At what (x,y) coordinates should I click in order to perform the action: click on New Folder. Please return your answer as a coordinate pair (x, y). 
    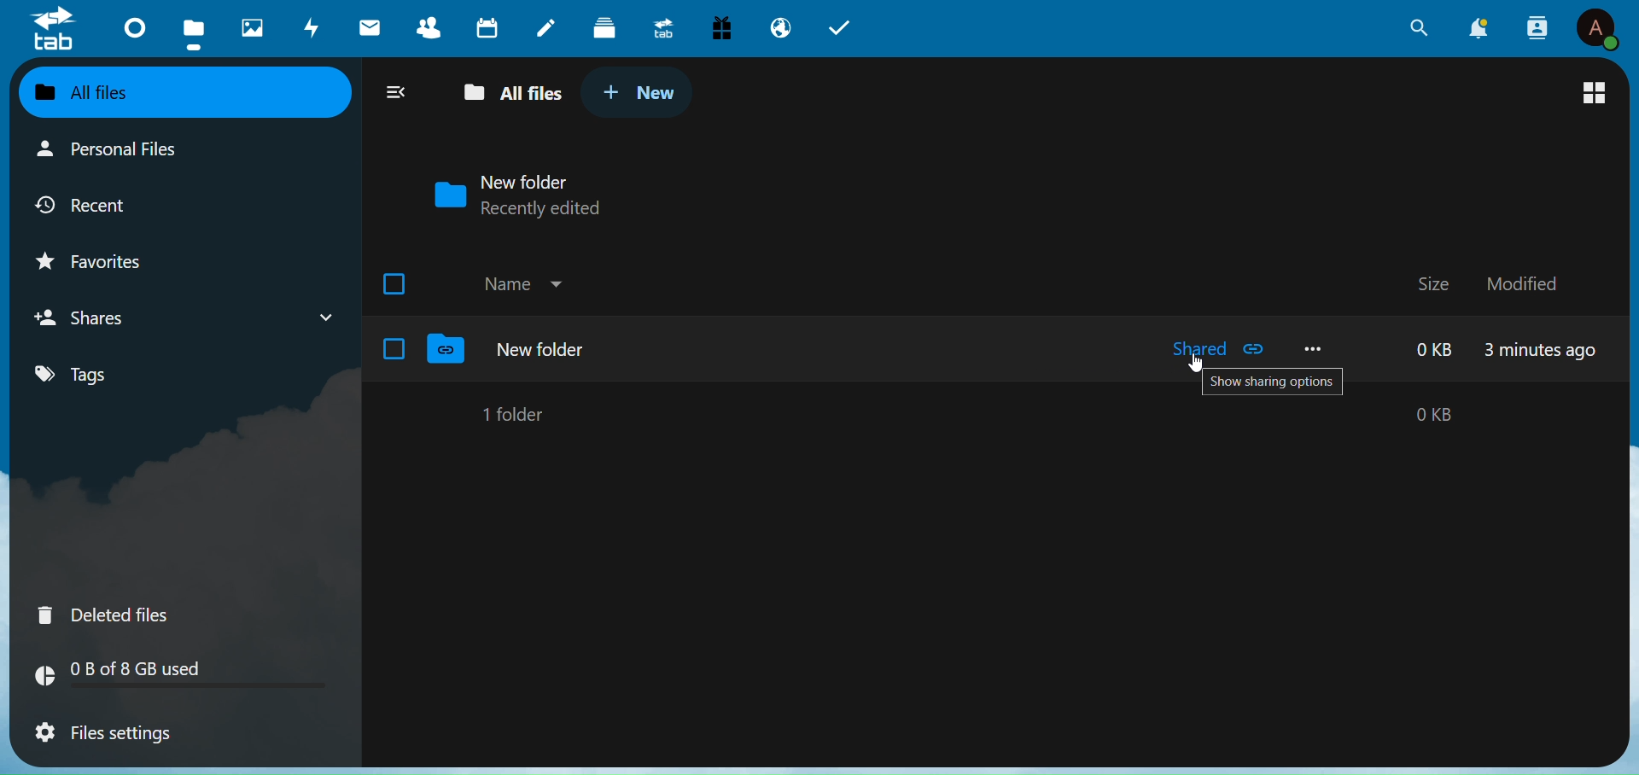
    Looking at the image, I should click on (542, 349).